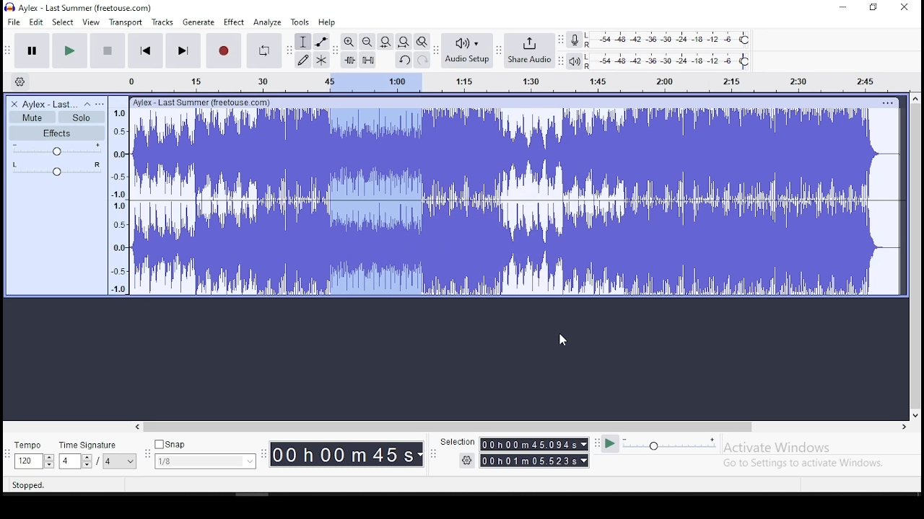  I want to click on time signature, so click(98, 456).